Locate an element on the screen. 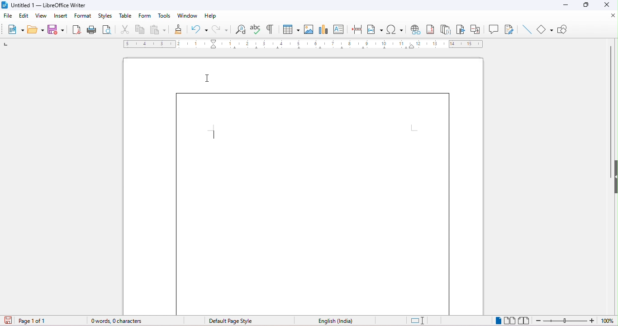  window is located at coordinates (187, 16).